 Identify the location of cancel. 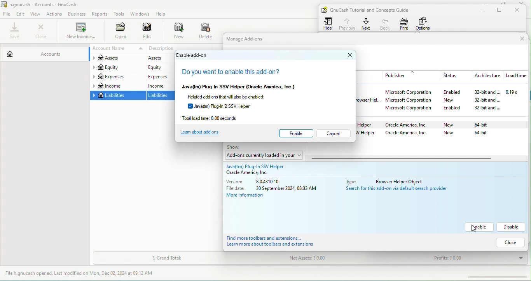
(336, 134).